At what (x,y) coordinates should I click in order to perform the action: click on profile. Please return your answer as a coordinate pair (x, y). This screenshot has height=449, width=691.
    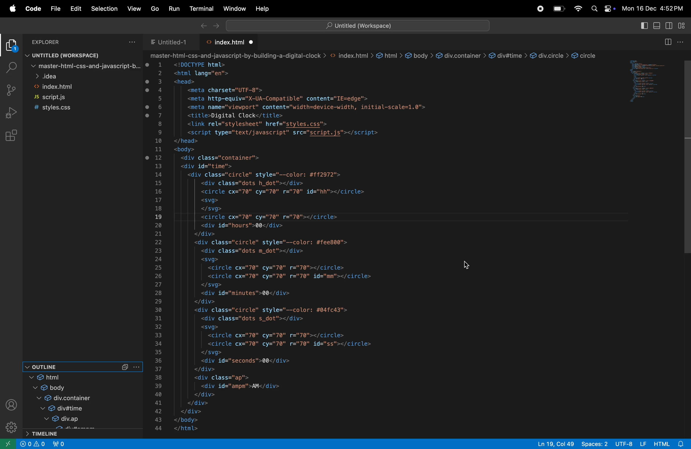
    Looking at the image, I should click on (11, 405).